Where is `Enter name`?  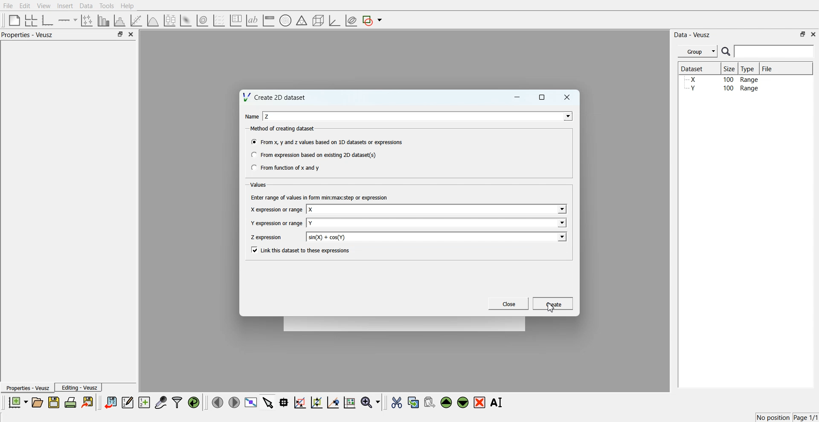 Enter name is located at coordinates (438, 223).